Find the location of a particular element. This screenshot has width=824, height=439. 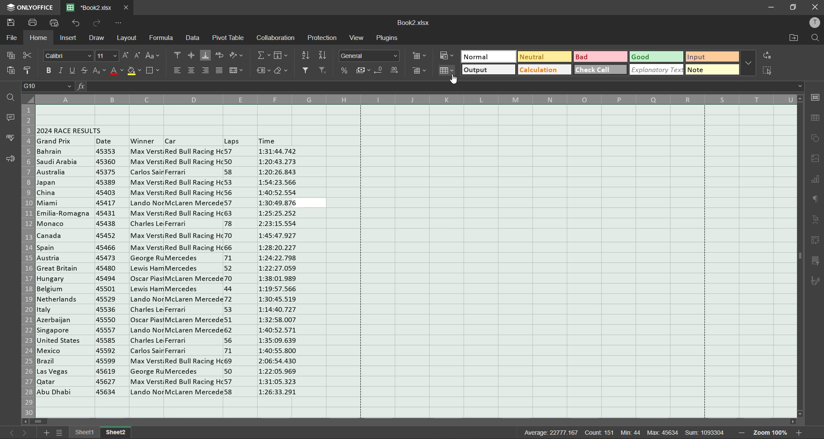

cell address is located at coordinates (47, 87).